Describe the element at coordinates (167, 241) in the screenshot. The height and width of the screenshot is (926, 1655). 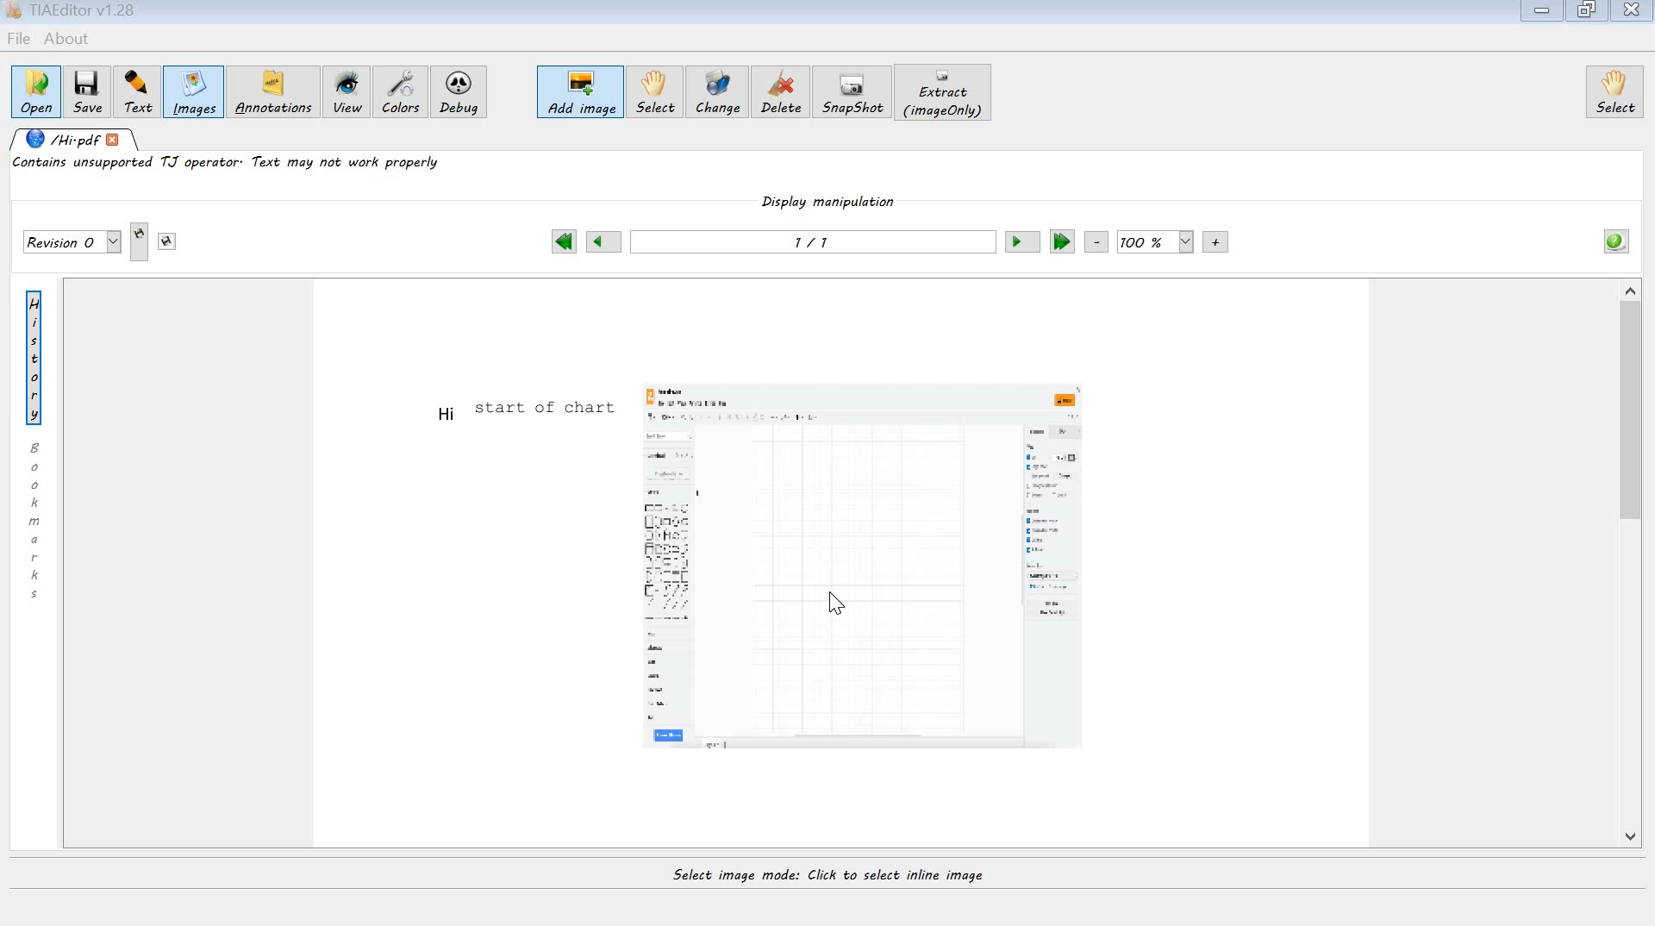
I see `saves this revision to another file` at that location.